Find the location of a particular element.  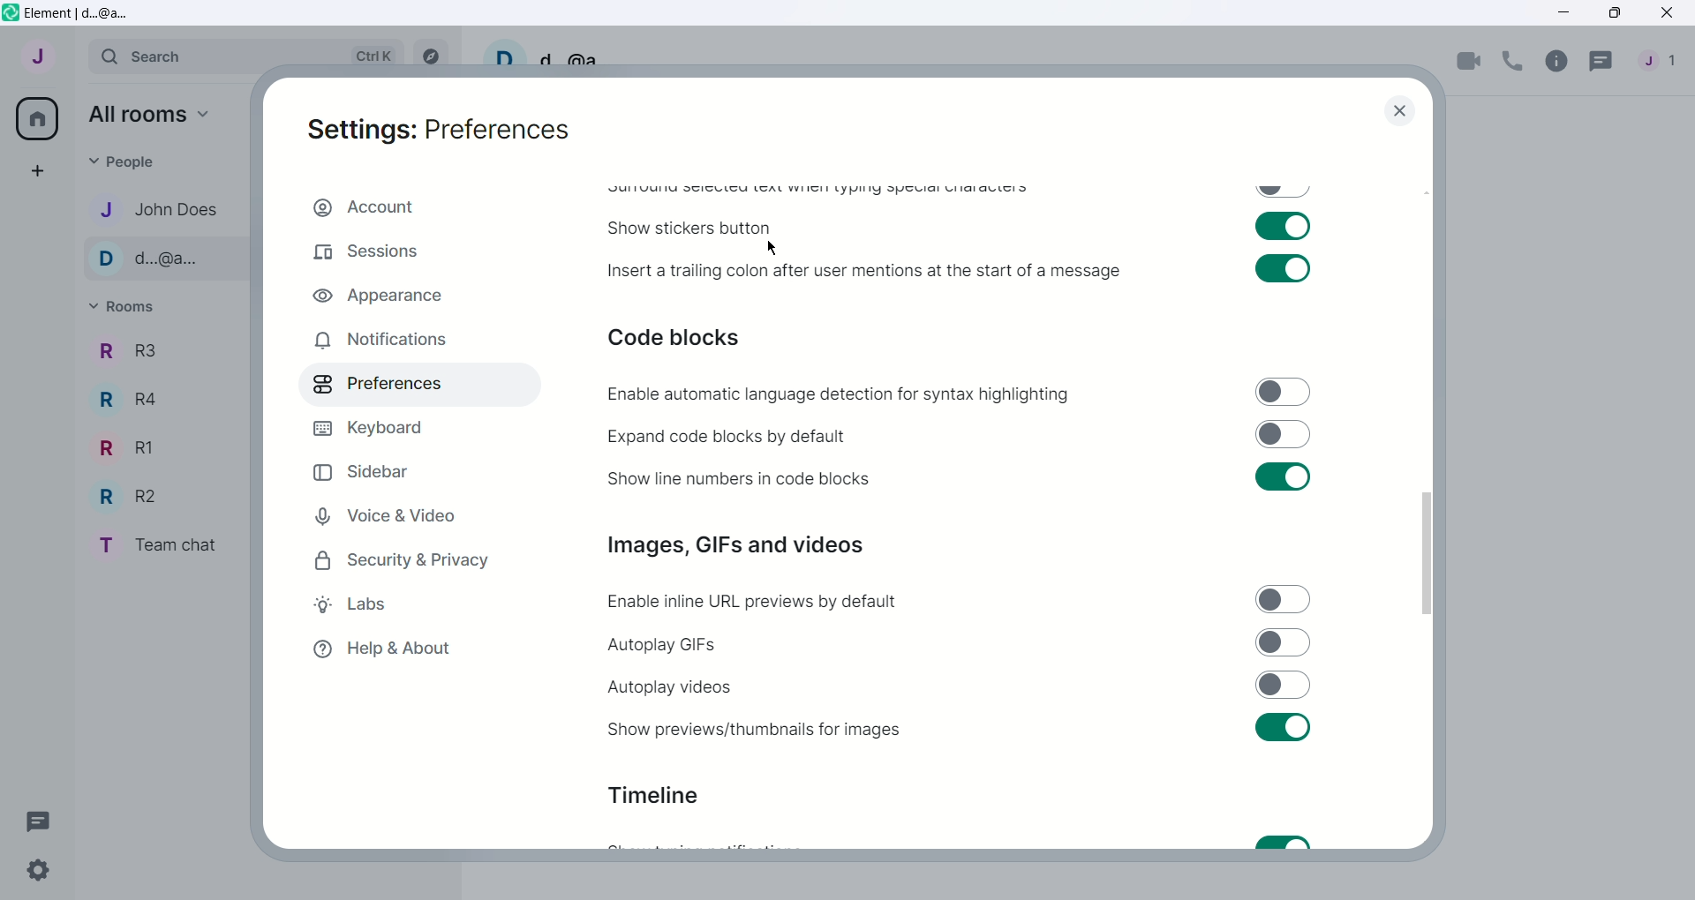

Close is located at coordinates (1669, 12).